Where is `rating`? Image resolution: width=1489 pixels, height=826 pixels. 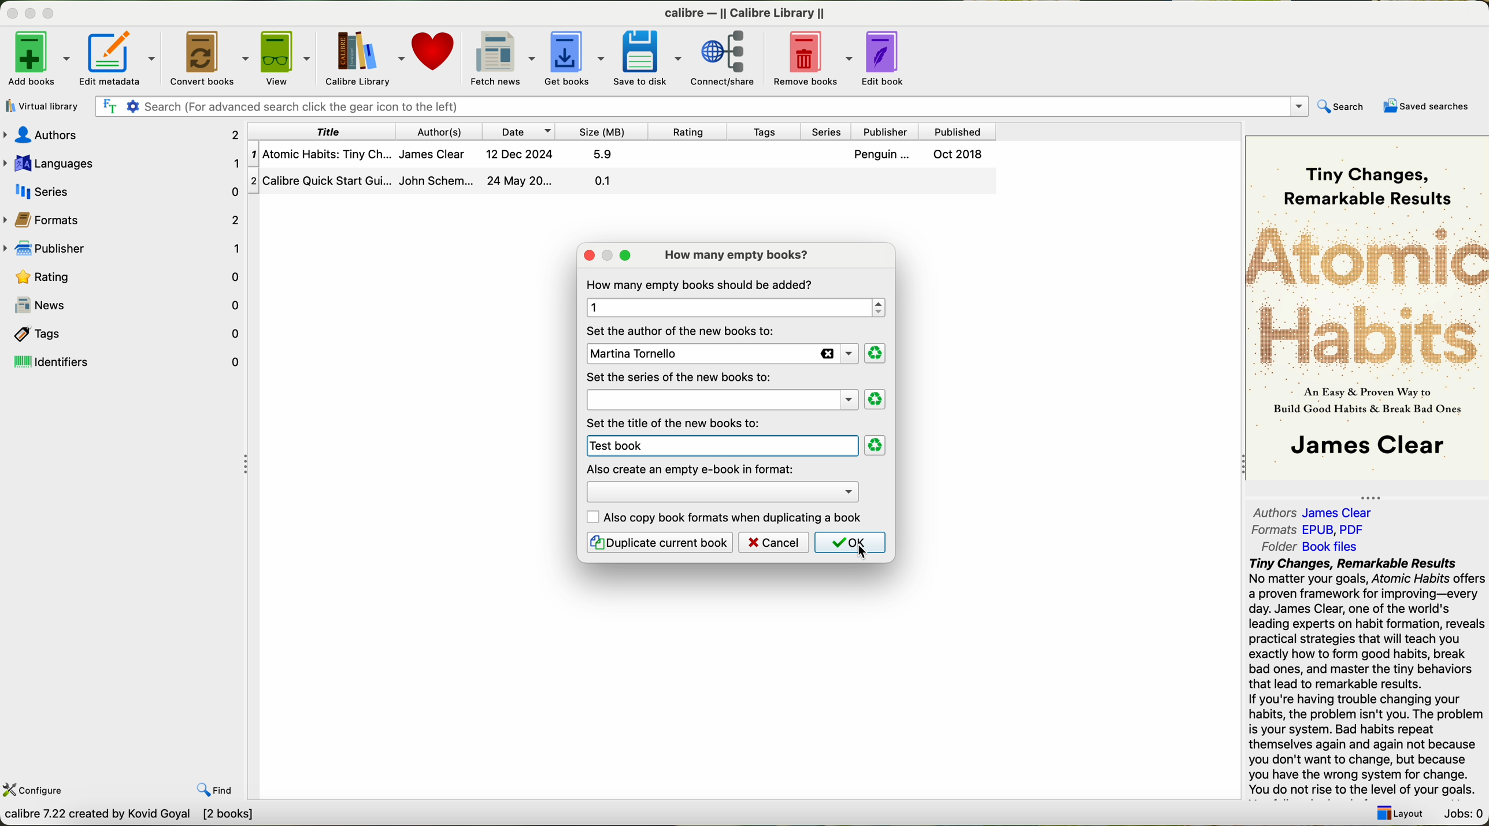
rating is located at coordinates (691, 132).